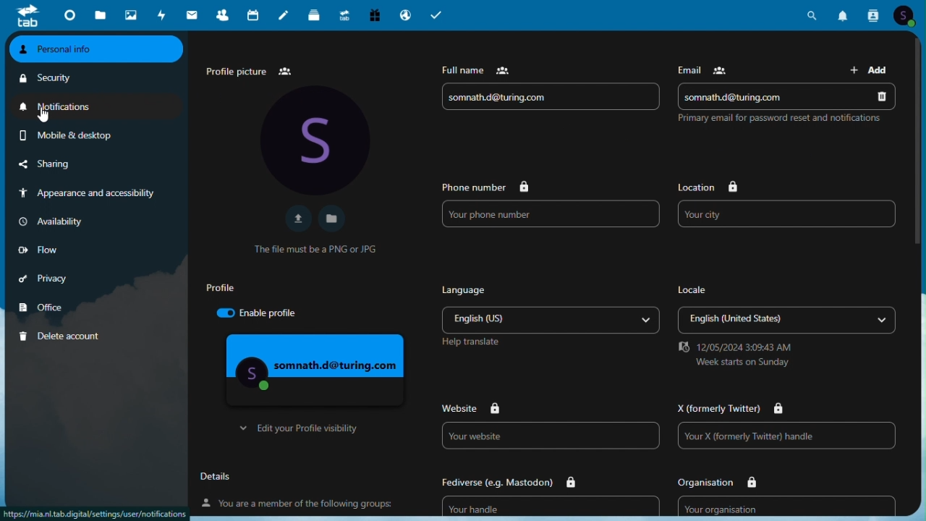 This screenshot has width=926, height=521. What do you see at coordinates (101, 16) in the screenshot?
I see `Files` at bounding box center [101, 16].